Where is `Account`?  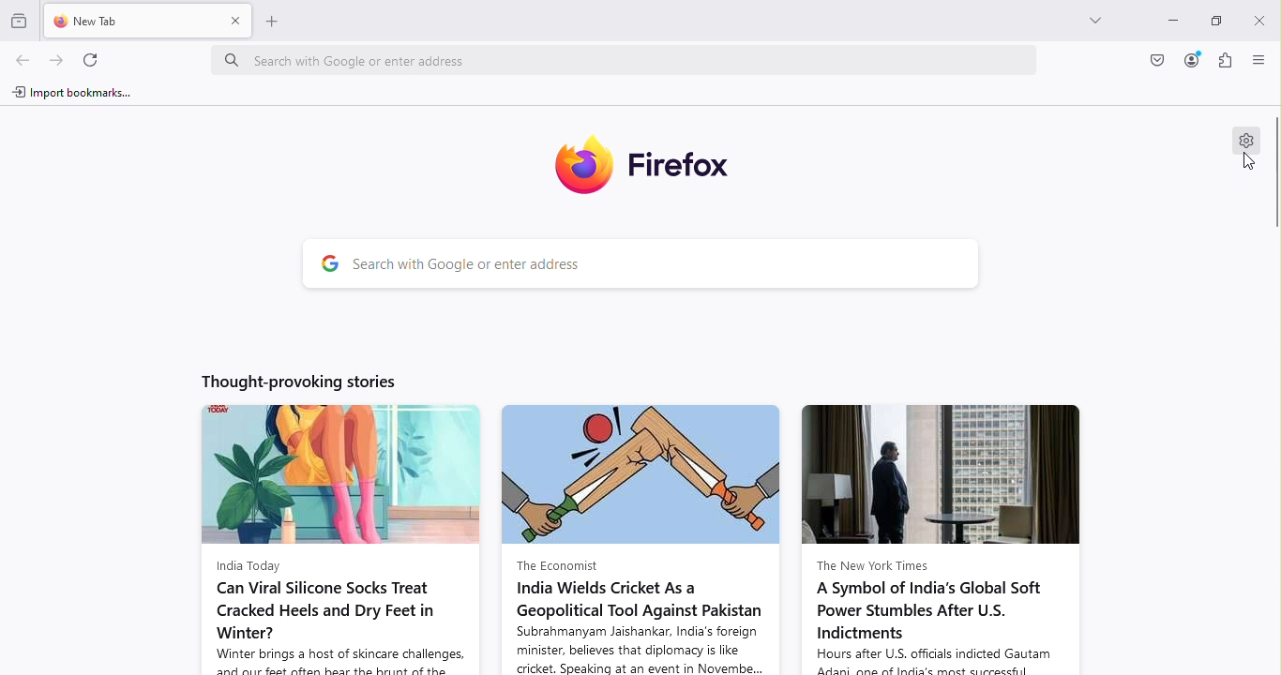
Account is located at coordinates (1192, 60).